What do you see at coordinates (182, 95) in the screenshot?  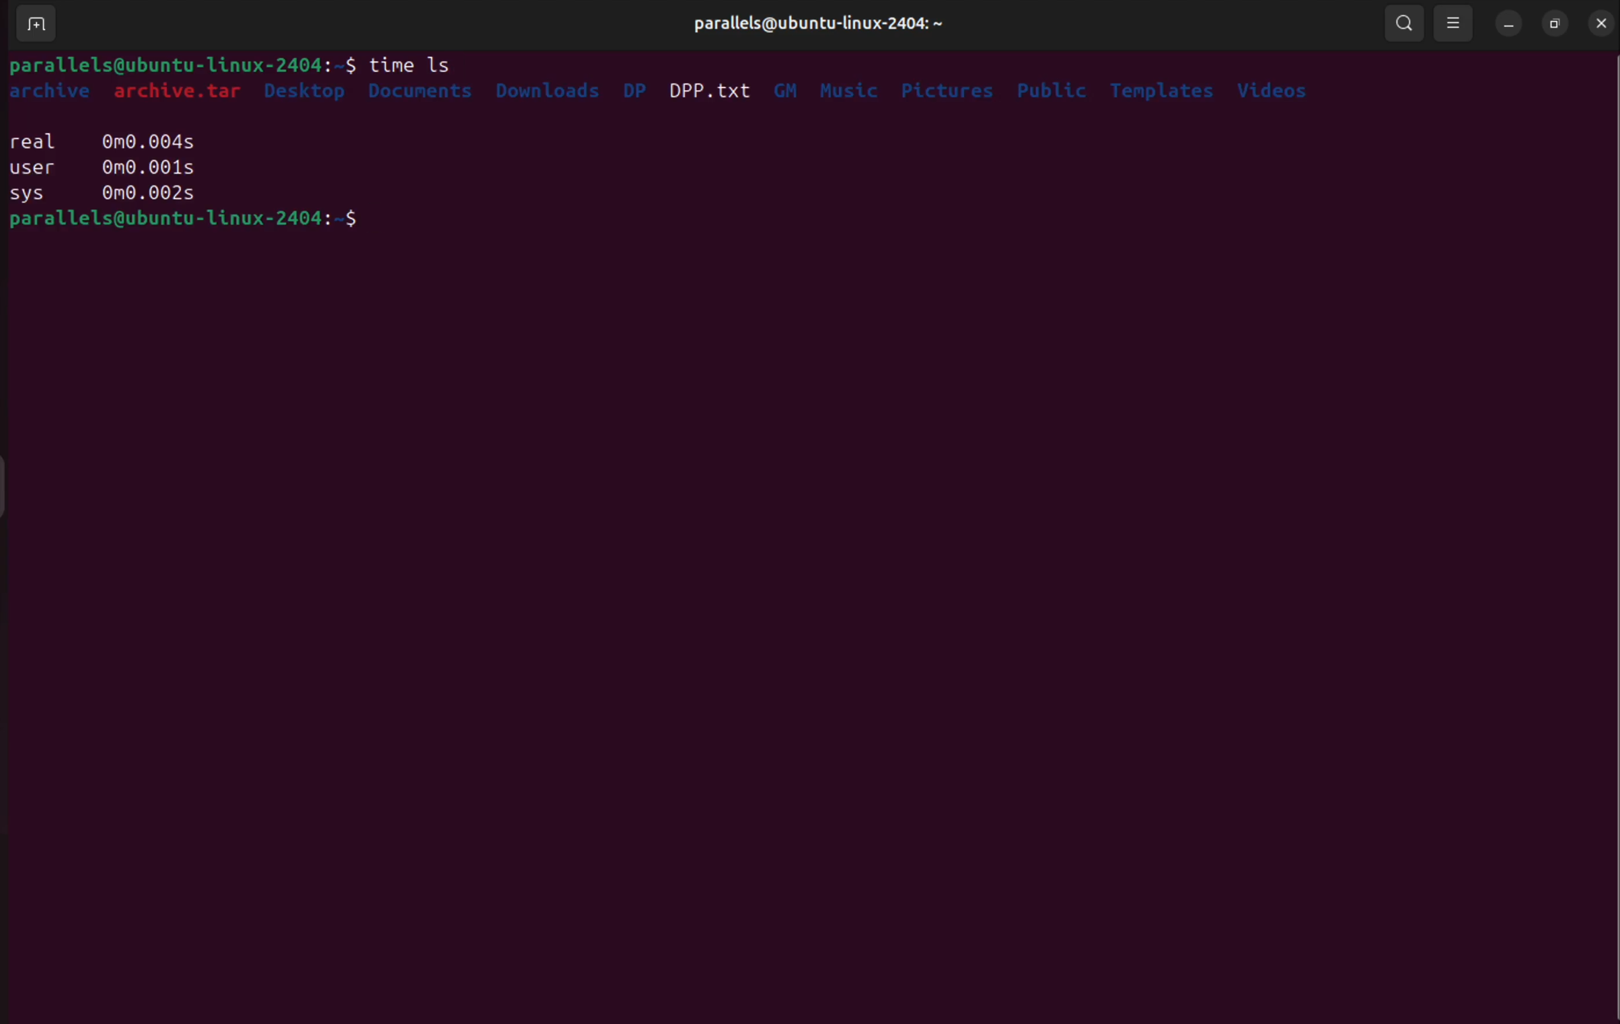 I see `archieve.tar` at bounding box center [182, 95].